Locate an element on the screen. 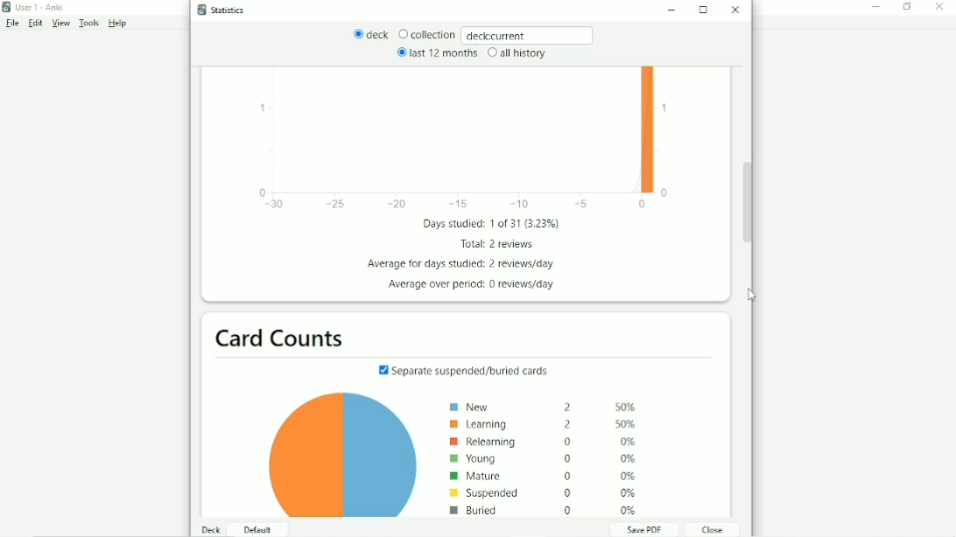  Cursor is located at coordinates (752, 296).